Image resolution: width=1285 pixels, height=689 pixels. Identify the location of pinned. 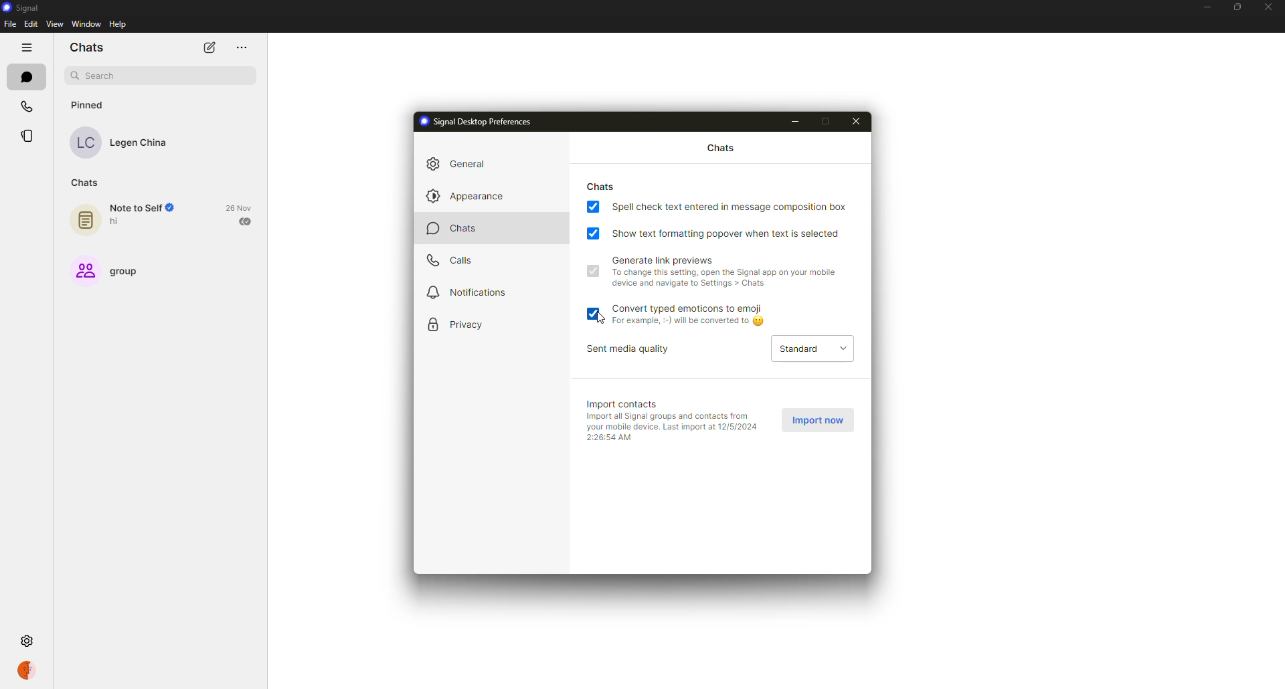
(87, 105).